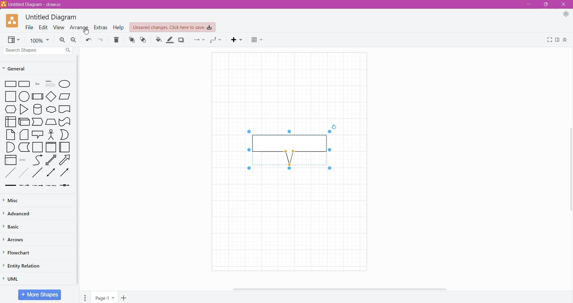 The image size is (573, 303). I want to click on Zoom, so click(39, 40).